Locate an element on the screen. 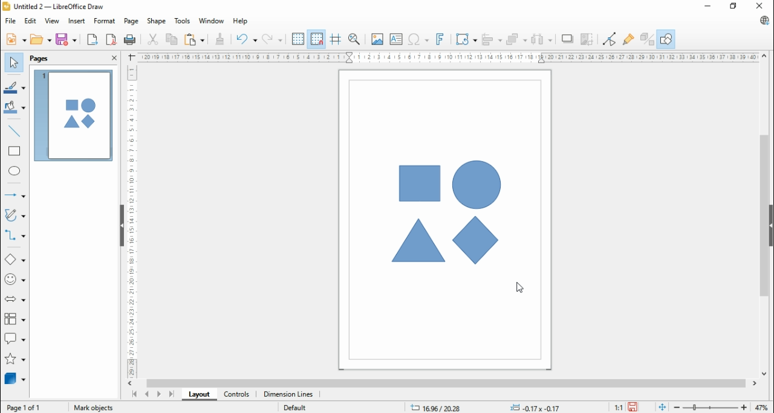  print is located at coordinates (130, 40).